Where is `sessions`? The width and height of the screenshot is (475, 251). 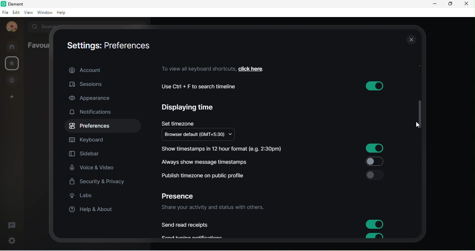 sessions is located at coordinates (94, 84).